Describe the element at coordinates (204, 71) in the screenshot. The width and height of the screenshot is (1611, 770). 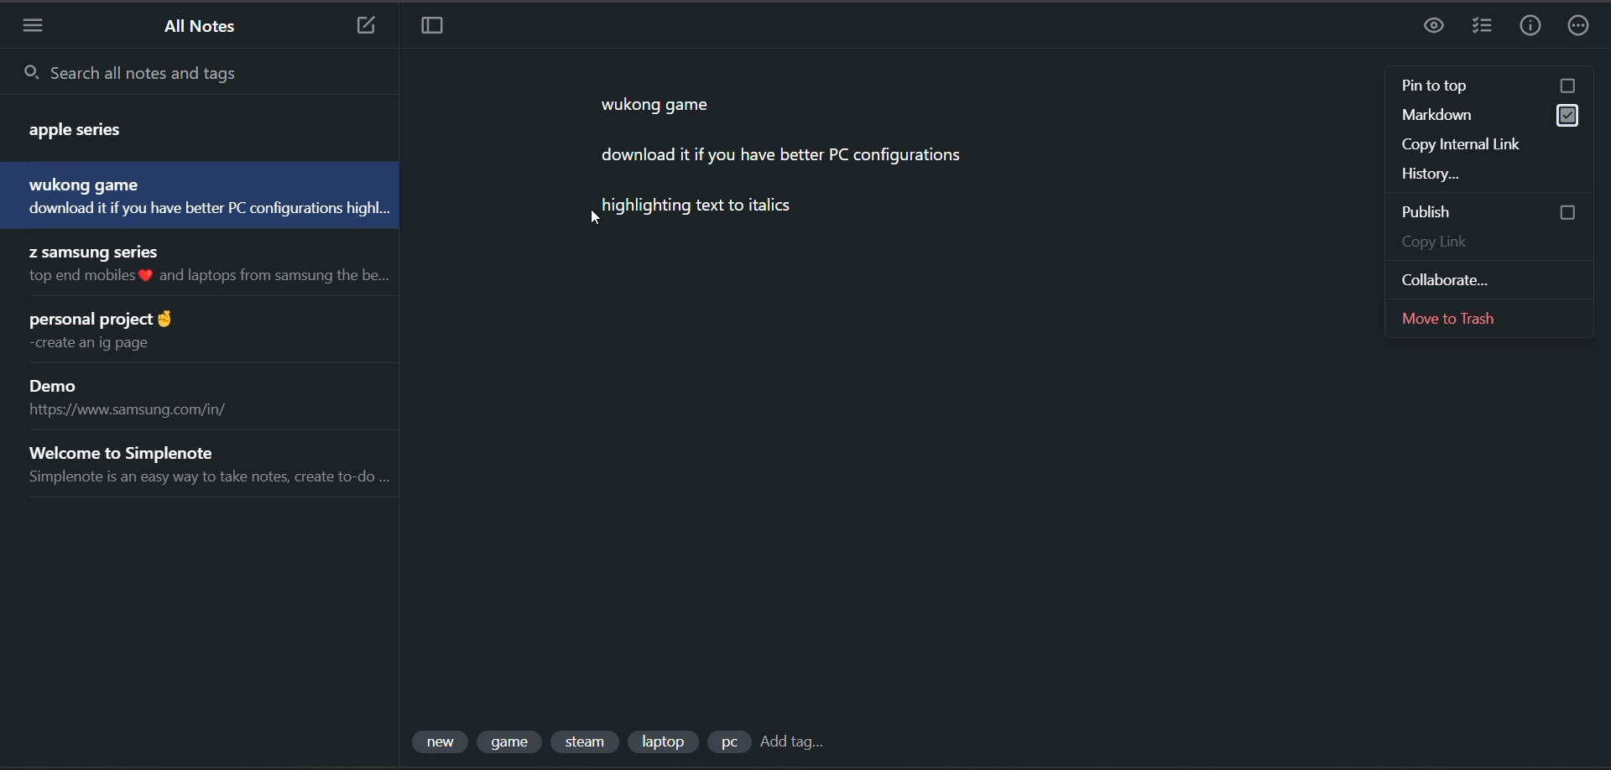
I see `search all notes and tags` at that location.